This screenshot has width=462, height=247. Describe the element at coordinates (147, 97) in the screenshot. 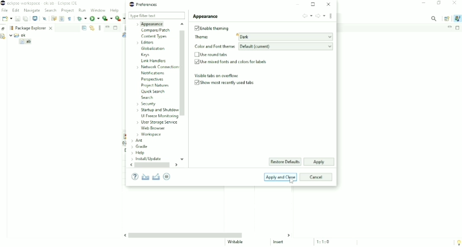

I see `Search` at that location.